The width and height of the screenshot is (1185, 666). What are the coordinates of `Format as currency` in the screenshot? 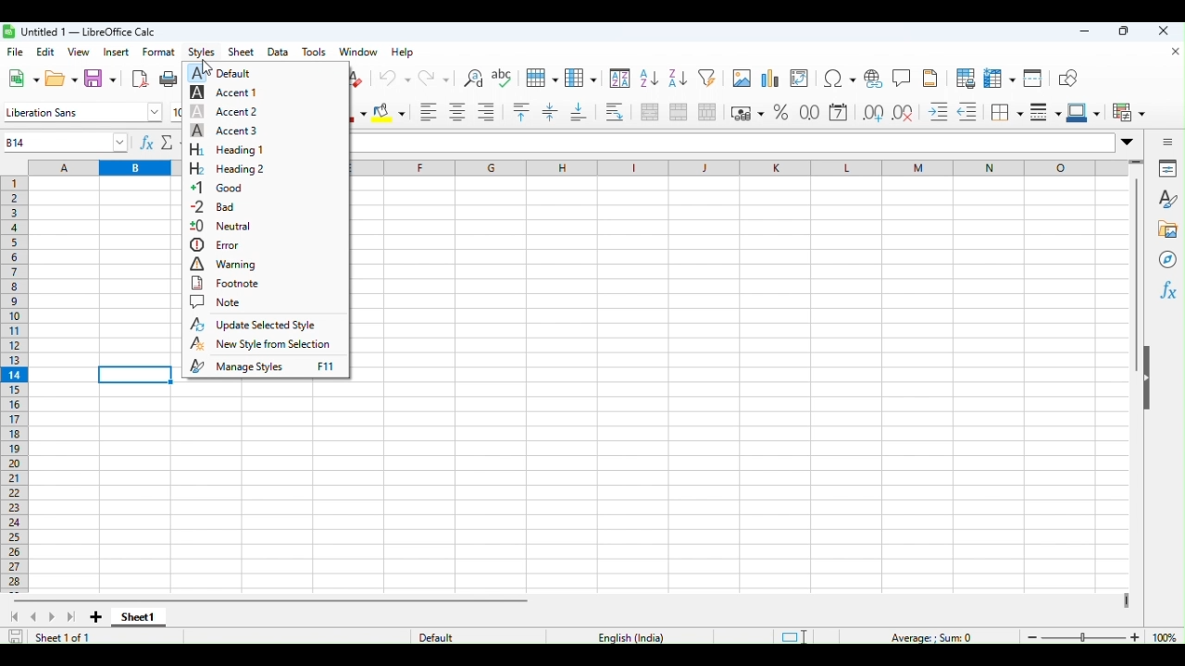 It's located at (745, 109).